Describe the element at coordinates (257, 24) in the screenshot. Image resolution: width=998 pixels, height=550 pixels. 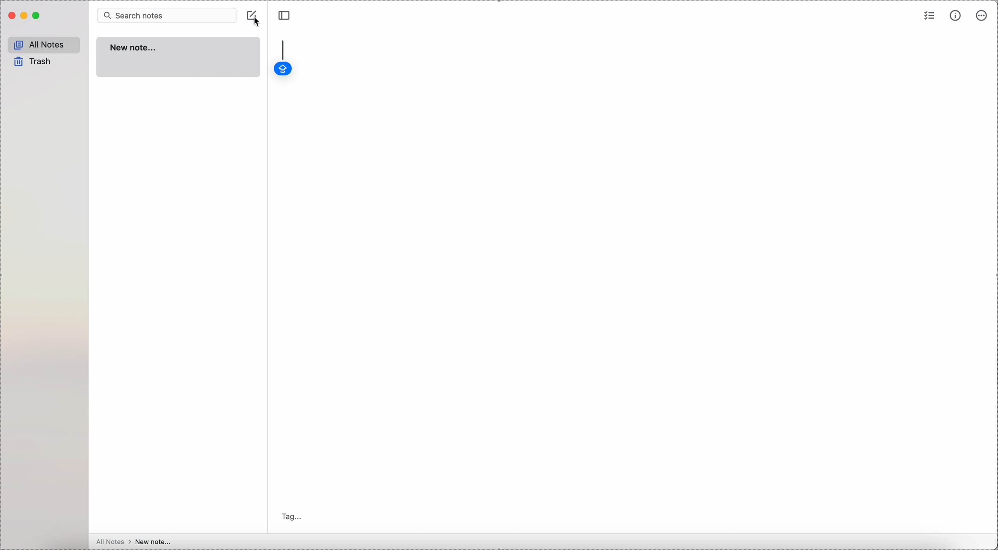
I see `cursor` at that location.